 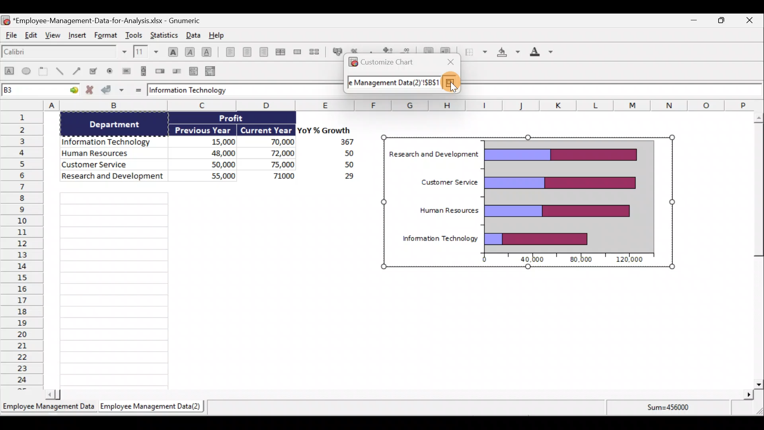 What do you see at coordinates (79, 36) in the screenshot?
I see `Insert` at bounding box center [79, 36].